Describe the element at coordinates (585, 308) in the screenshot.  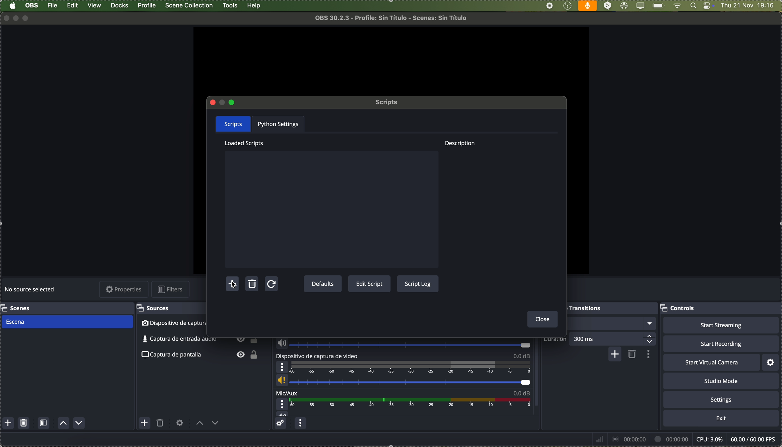
I see `scene transitions` at that location.